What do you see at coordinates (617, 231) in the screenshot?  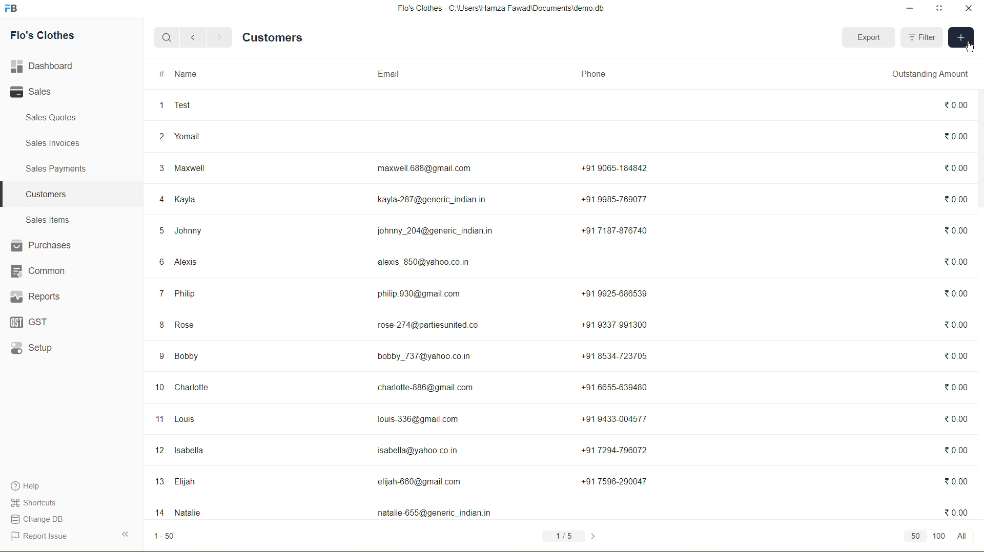 I see `+91 7187-876740` at bounding box center [617, 231].